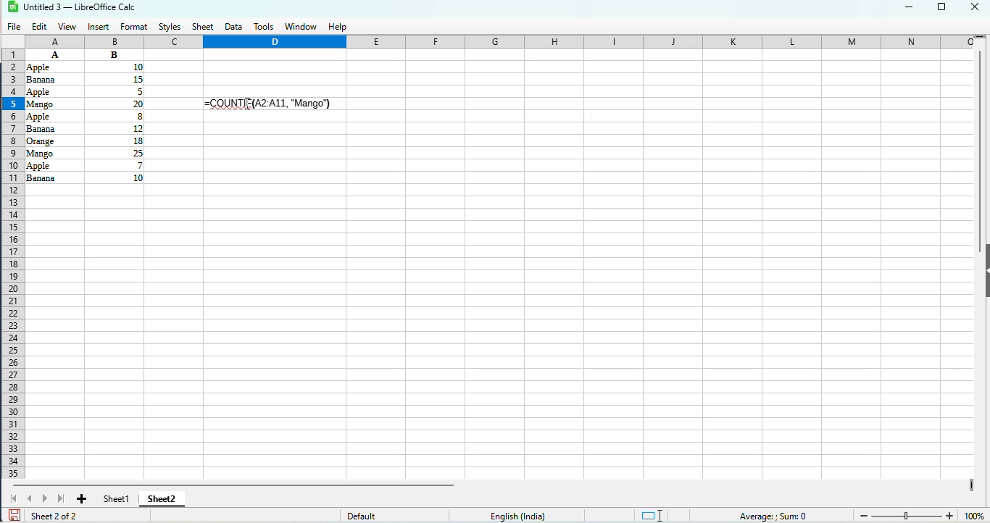 This screenshot has height=523, width=990. What do you see at coordinates (117, 498) in the screenshot?
I see `sheet1` at bounding box center [117, 498].